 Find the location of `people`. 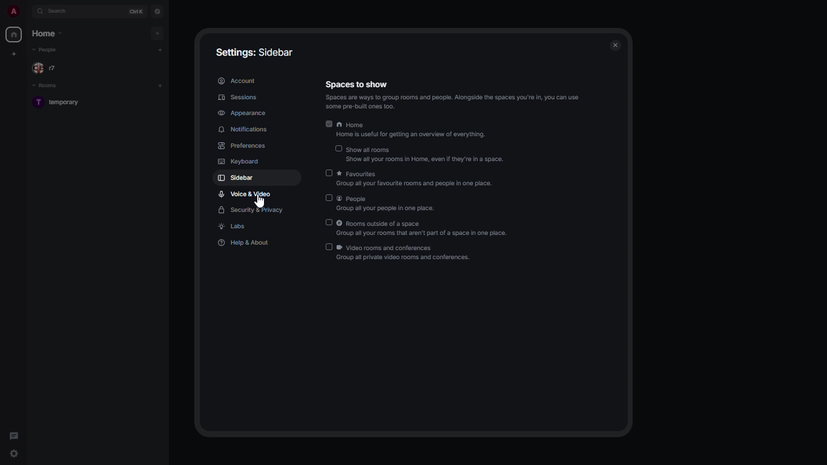

people is located at coordinates (50, 68).